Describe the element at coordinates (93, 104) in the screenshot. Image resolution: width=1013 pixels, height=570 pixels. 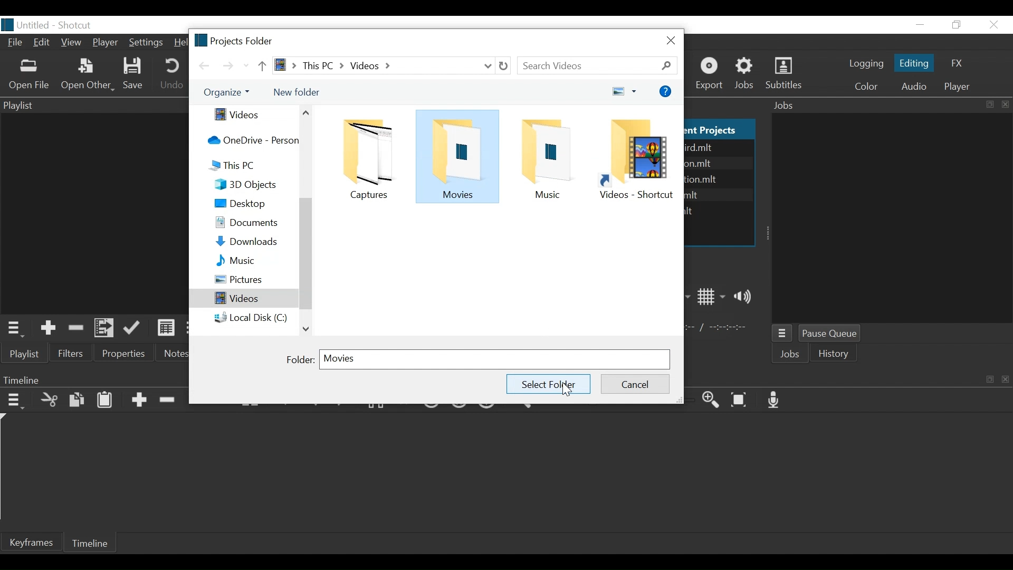
I see `Playlist Panel` at that location.